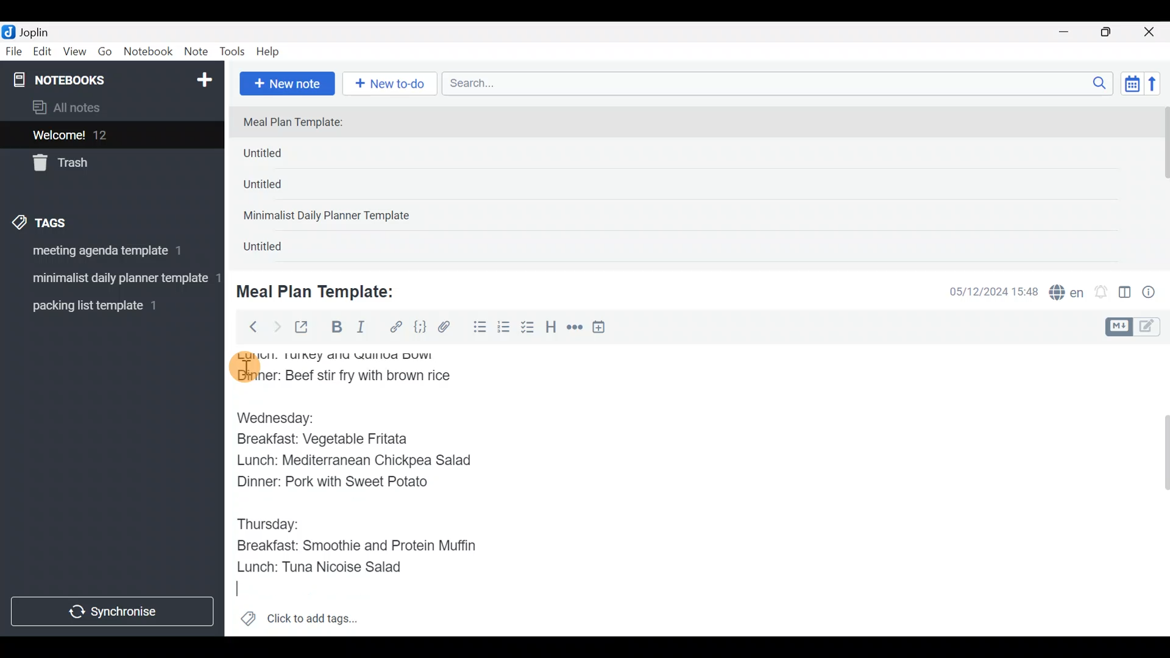 This screenshot has width=1170, height=658. What do you see at coordinates (108, 254) in the screenshot?
I see `Tag 1` at bounding box center [108, 254].